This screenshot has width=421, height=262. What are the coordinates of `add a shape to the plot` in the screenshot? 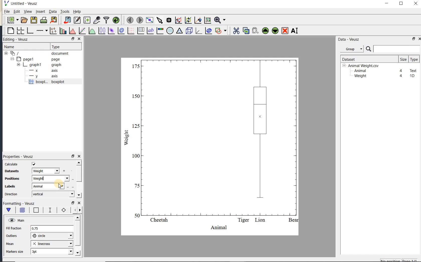 It's located at (221, 31).